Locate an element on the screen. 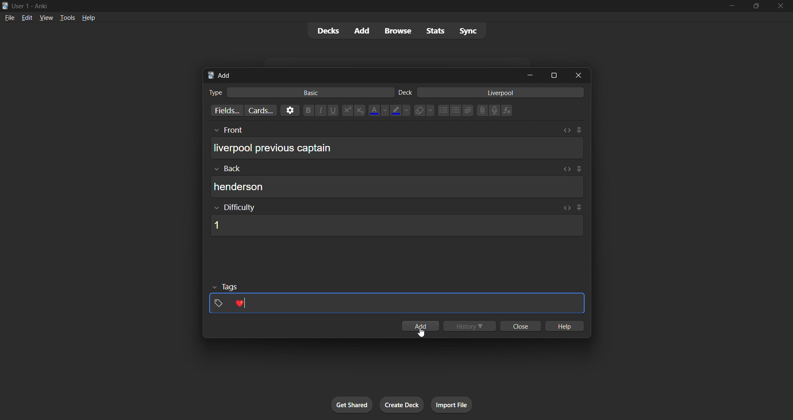  import file is located at coordinates (455, 404).